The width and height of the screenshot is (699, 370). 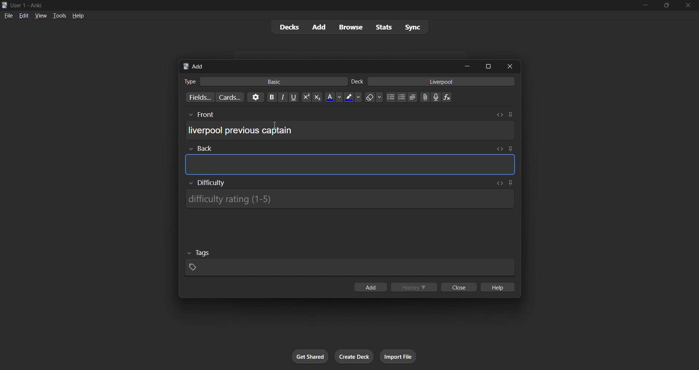 What do you see at coordinates (254, 97) in the screenshot?
I see `options` at bounding box center [254, 97].